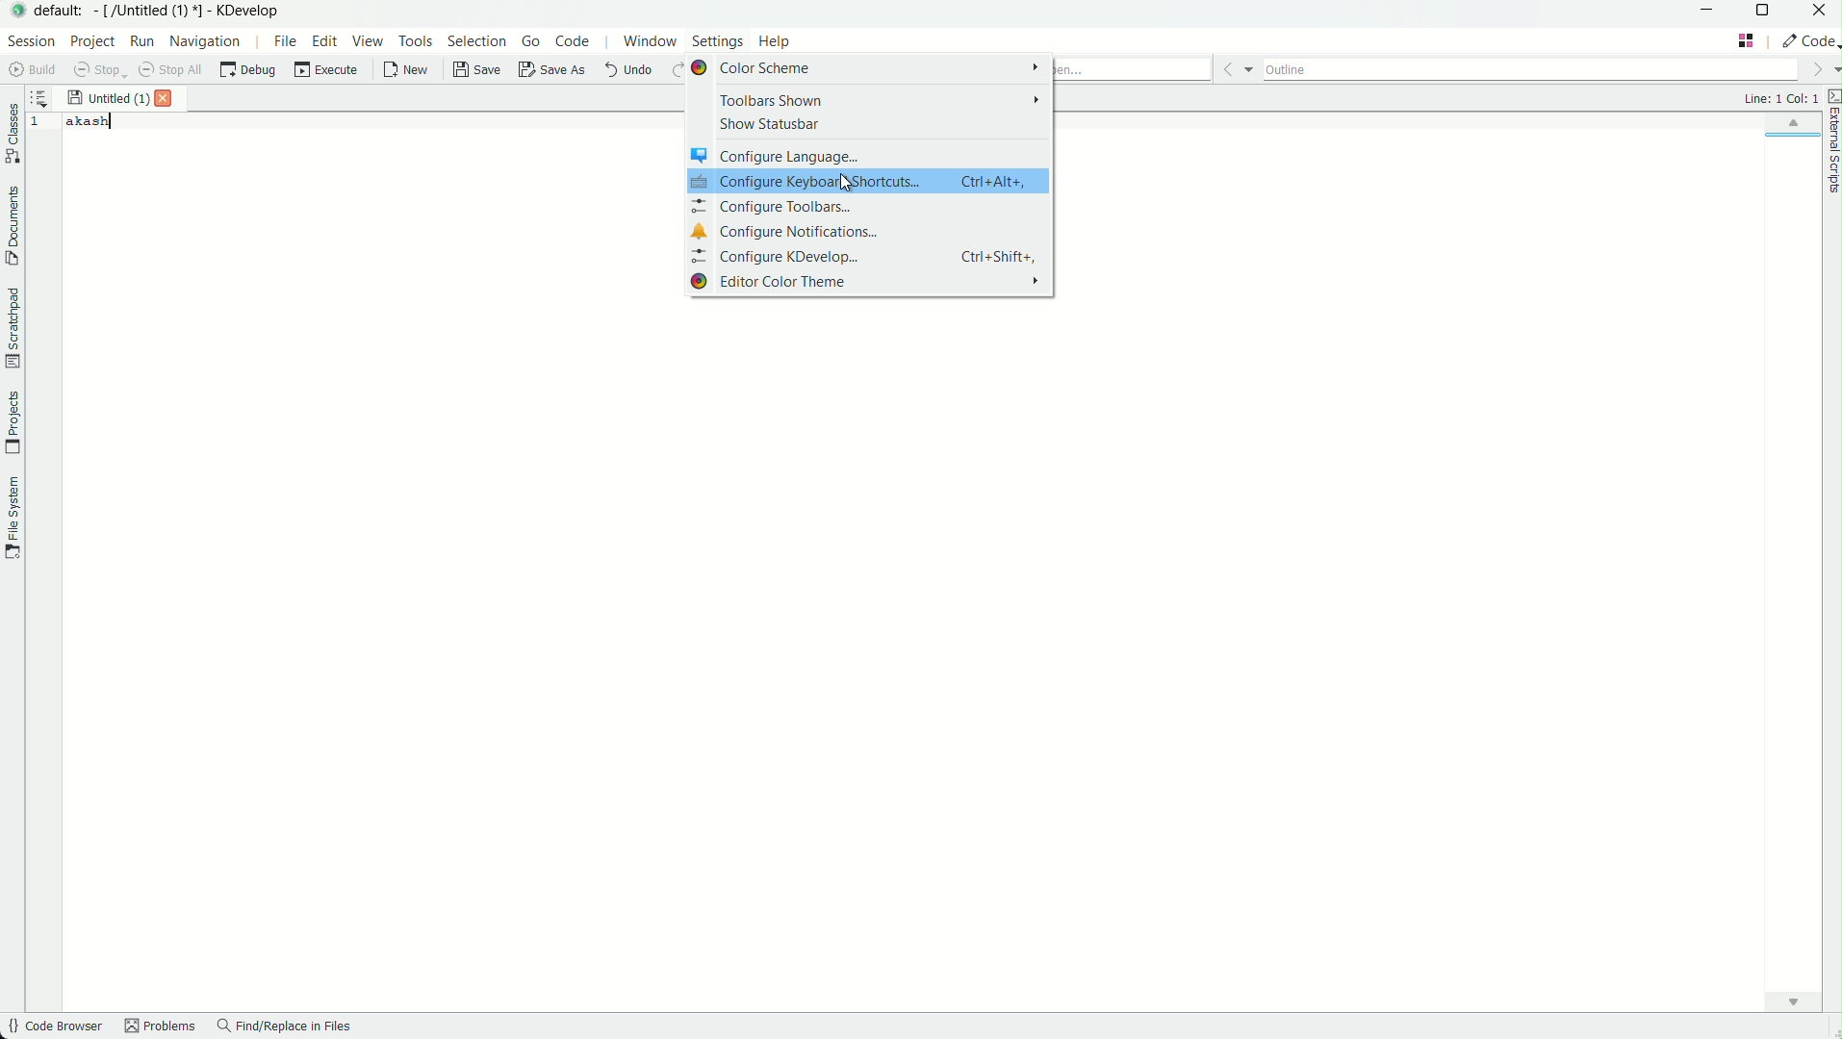 The height and width of the screenshot is (1039, 1842). I want to click on save as, so click(553, 71).